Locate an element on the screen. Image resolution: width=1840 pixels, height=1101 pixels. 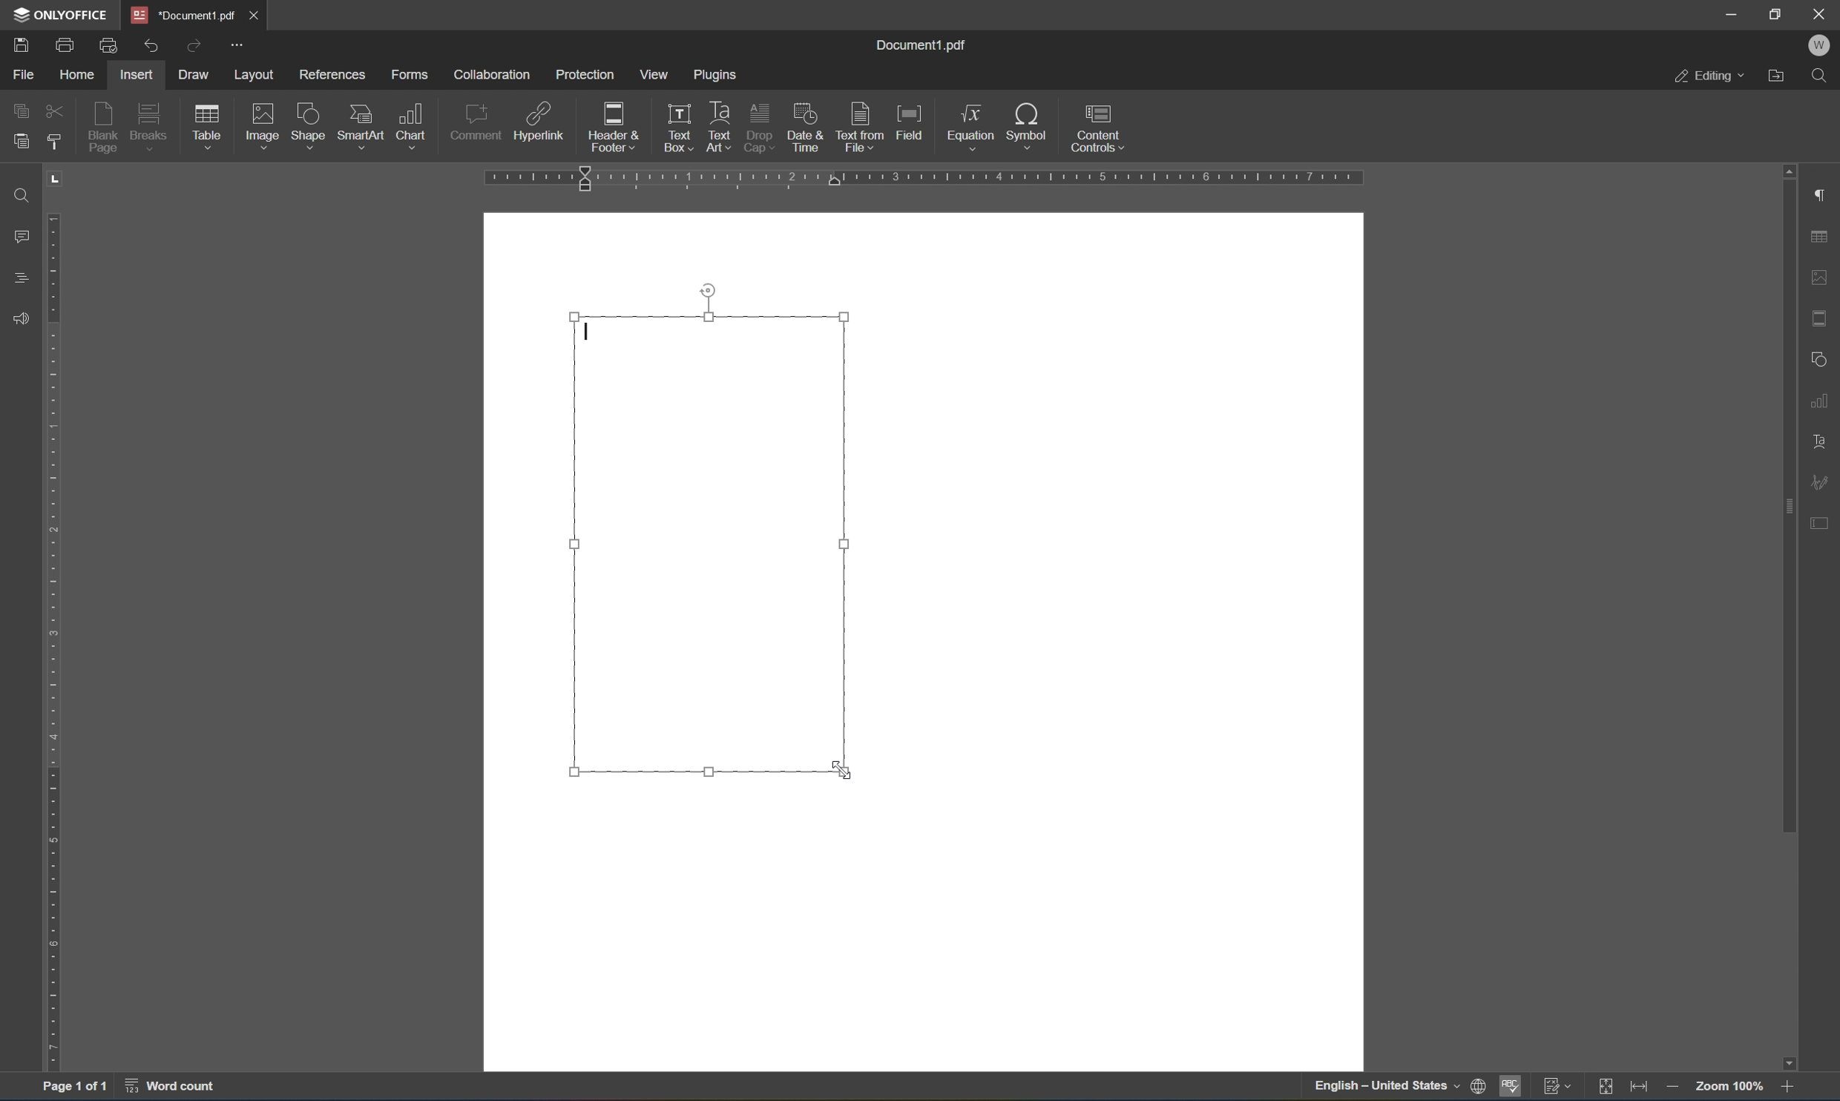
Comments is located at coordinates (24, 237).